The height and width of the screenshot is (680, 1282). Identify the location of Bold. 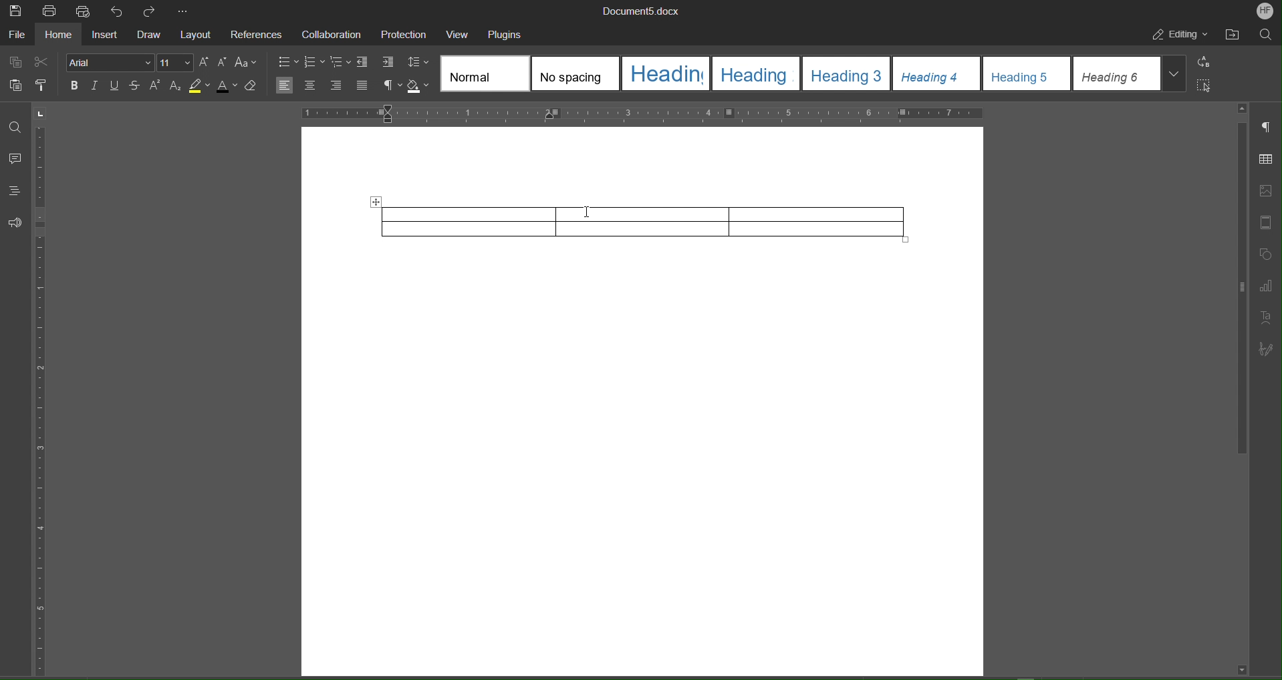
(75, 86).